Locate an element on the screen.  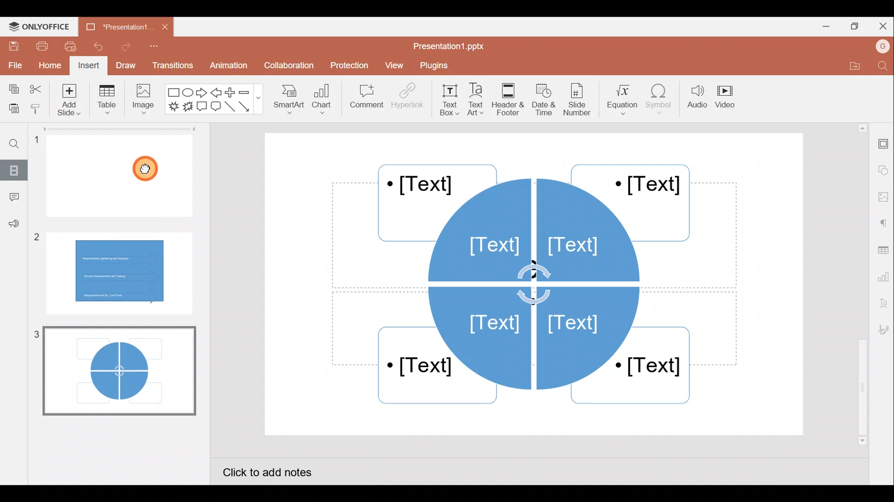
ONLYOFFICE Menu is located at coordinates (44, 27).